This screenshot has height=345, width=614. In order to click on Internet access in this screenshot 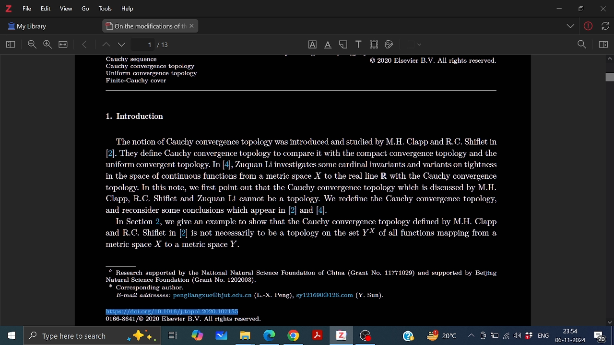, I will do `click(507, 336)`.